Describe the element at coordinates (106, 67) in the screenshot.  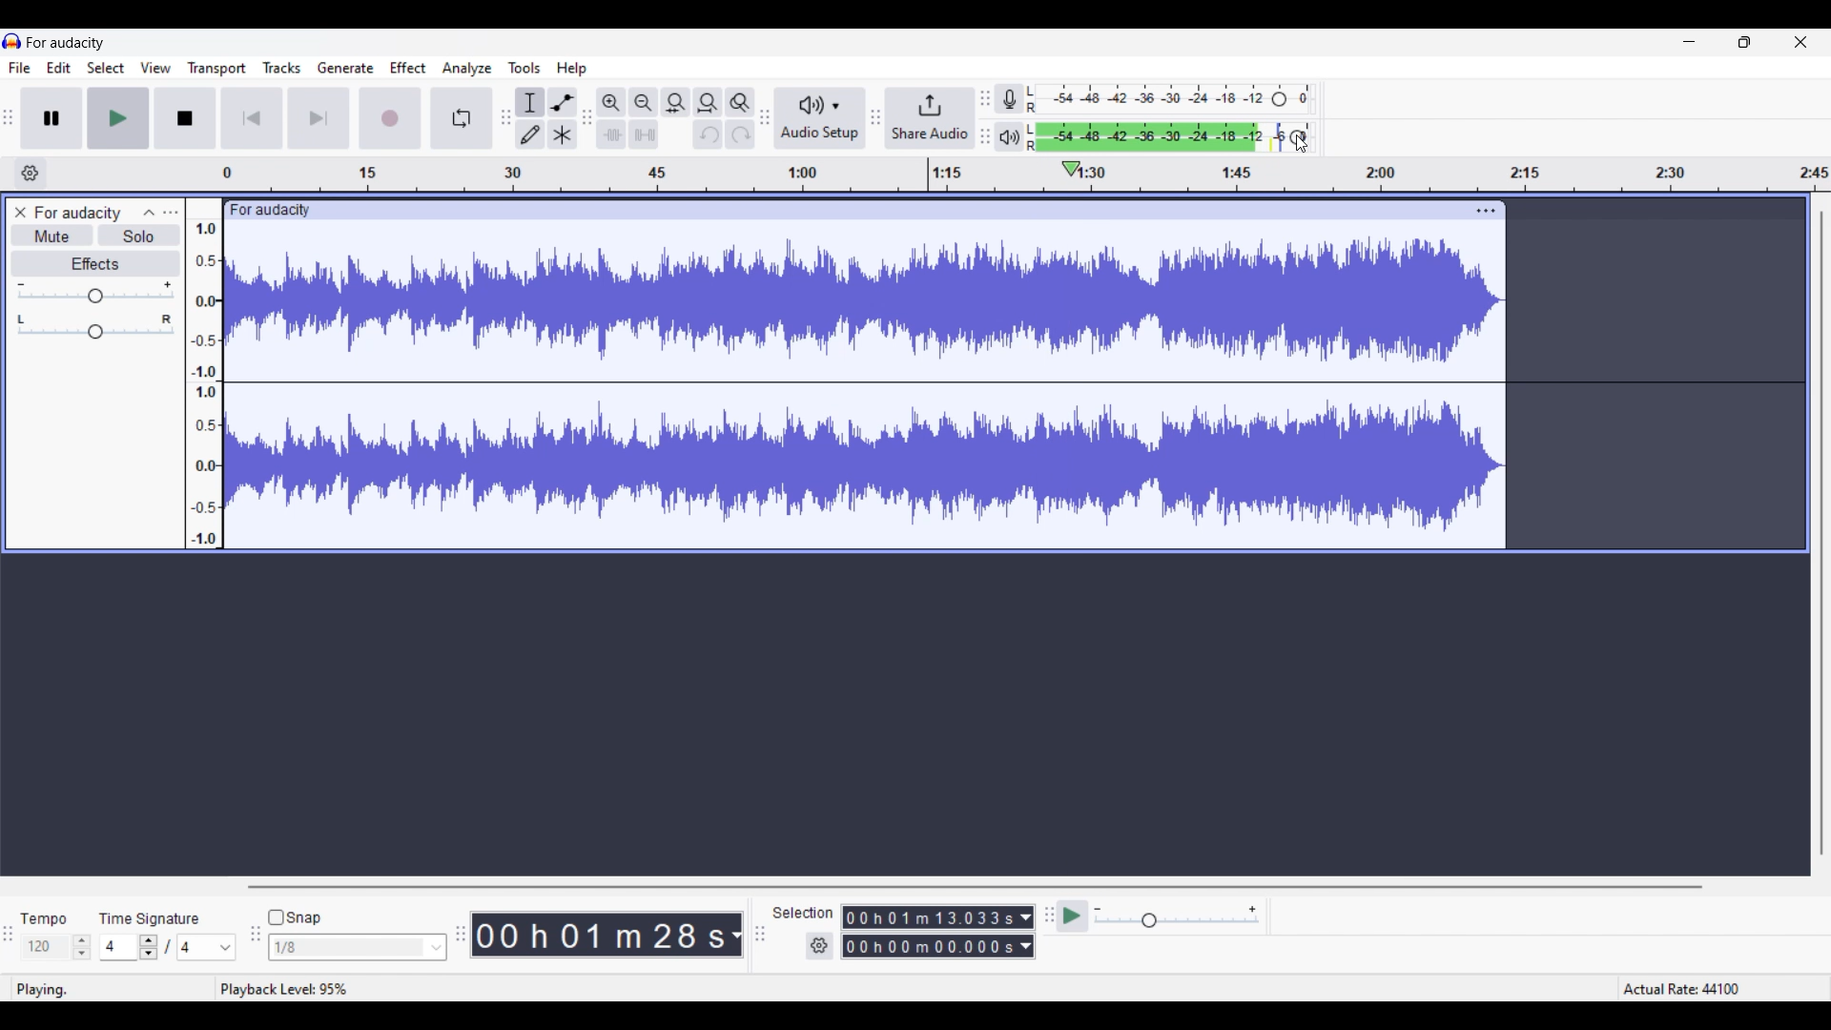
I see `Select menu` at that location.